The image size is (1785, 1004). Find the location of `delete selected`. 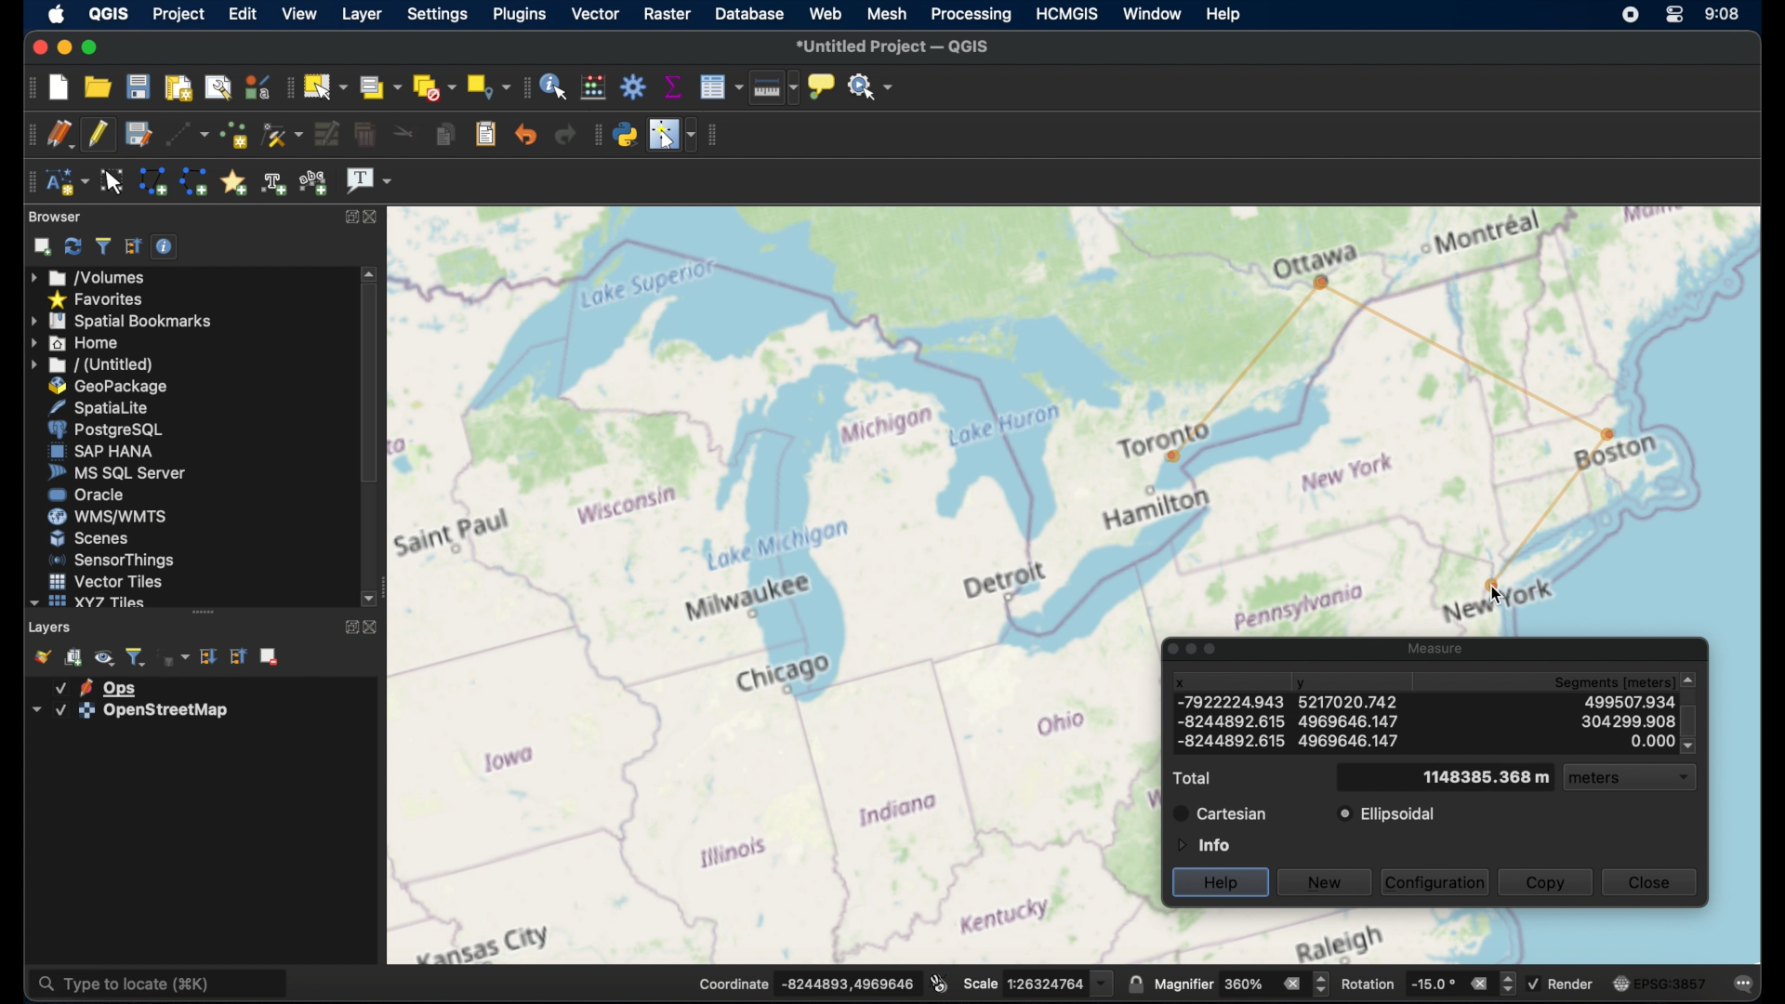

delete selected is located at coordinates (364, 135).